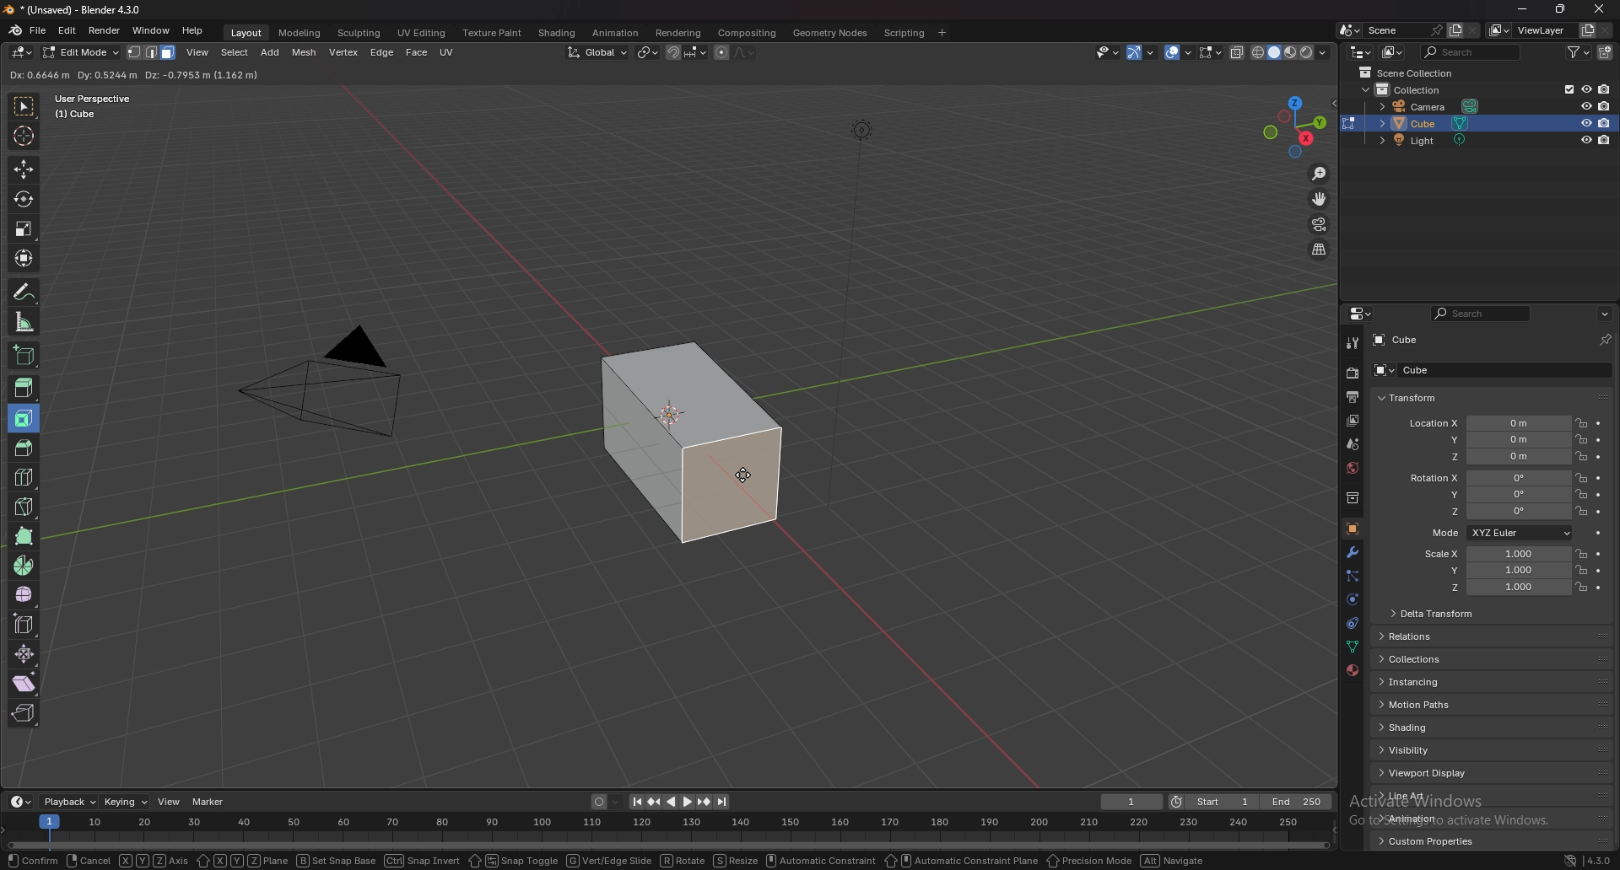  Describe the element at coordinates (1393, 51) in the screenshot. I see `display mode` at that location.